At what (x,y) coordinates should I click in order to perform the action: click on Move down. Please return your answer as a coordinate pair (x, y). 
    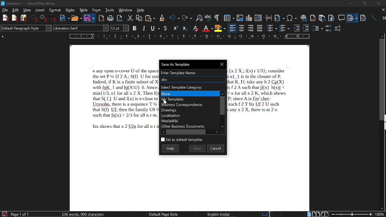
    Looking at the image, I should click on (223, 127).